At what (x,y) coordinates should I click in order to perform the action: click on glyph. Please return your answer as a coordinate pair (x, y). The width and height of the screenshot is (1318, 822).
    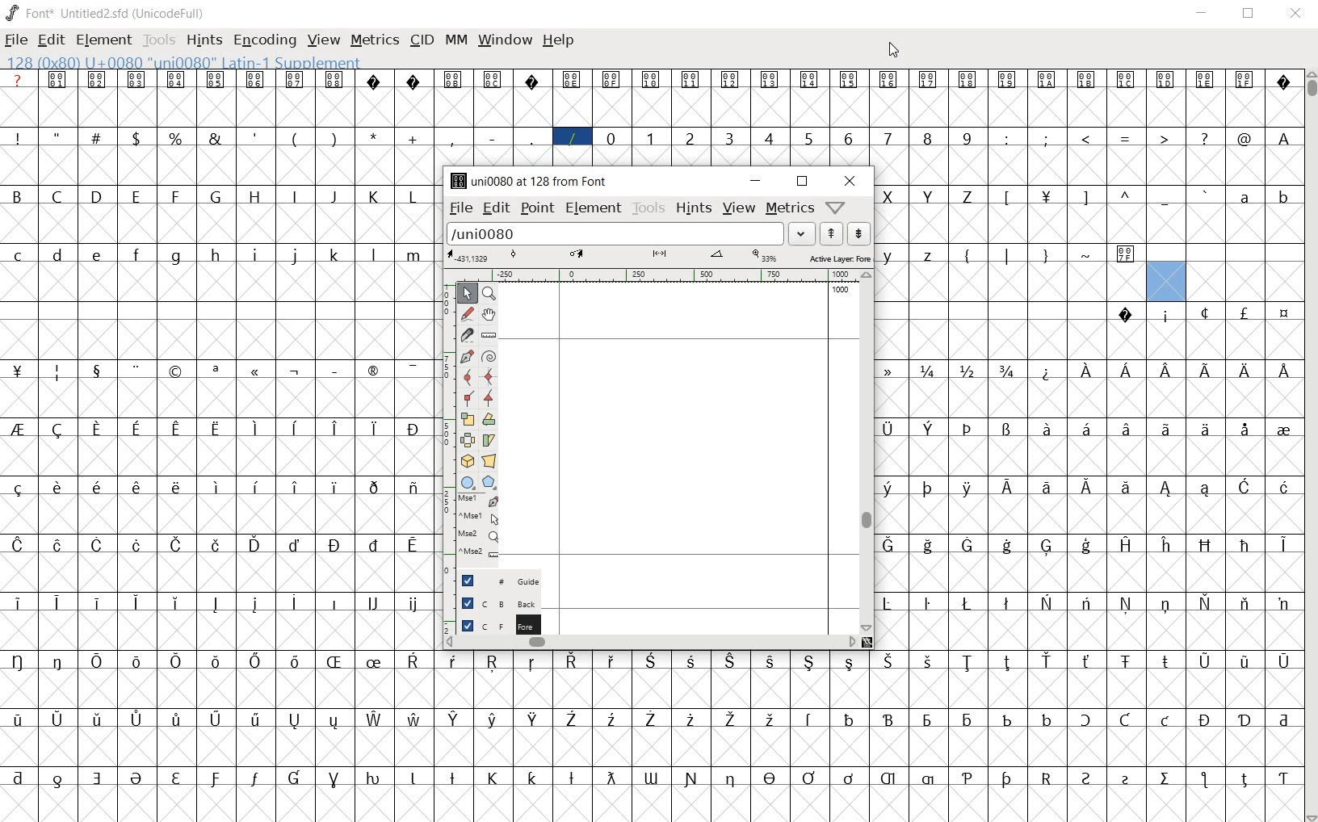
    Looking at the image, I should click on (257, 372).